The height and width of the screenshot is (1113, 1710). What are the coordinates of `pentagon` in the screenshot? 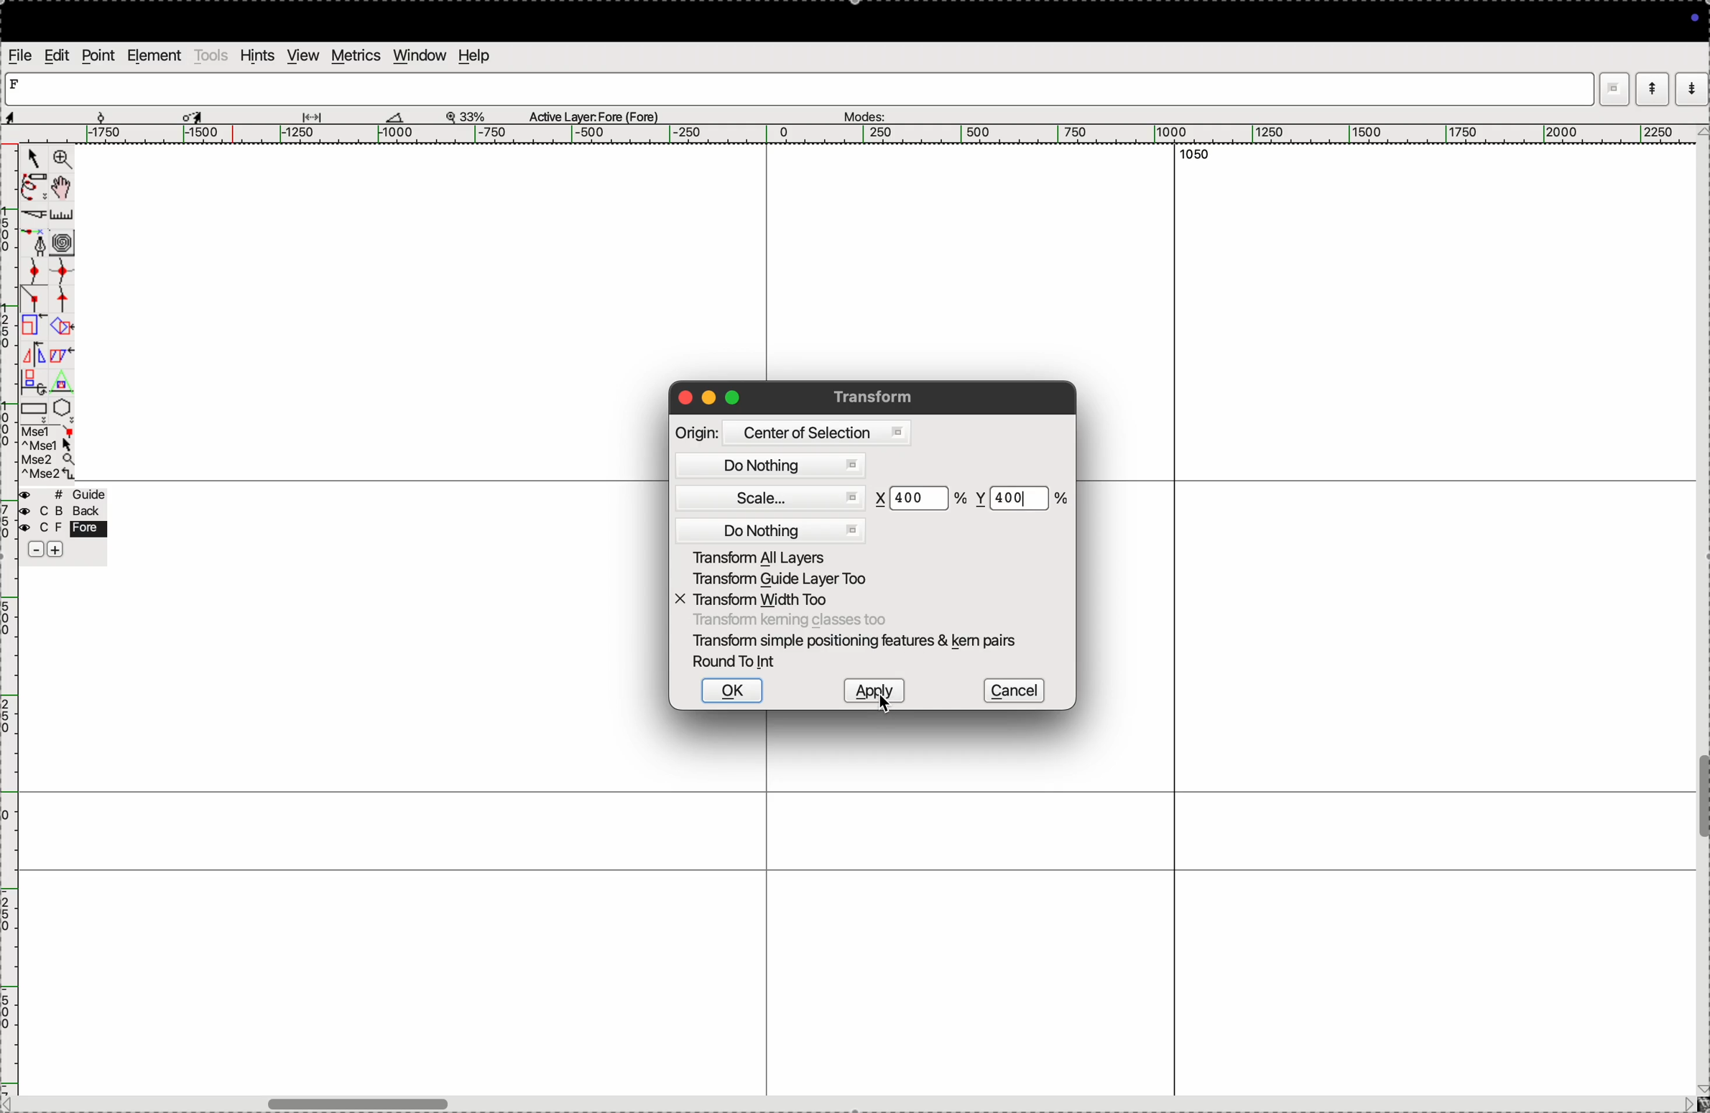 It's located at (63, 408).